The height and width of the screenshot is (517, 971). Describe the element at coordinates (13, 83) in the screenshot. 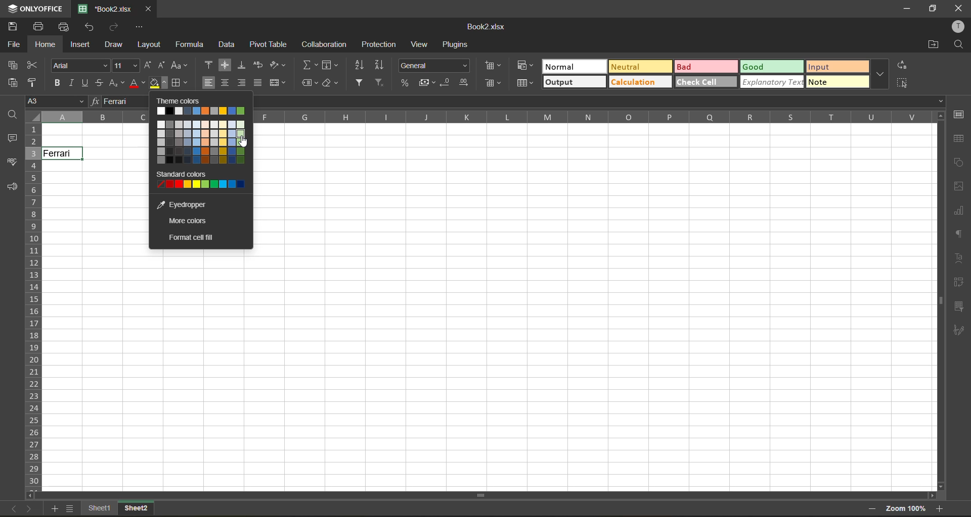

I see `paste` at that location.